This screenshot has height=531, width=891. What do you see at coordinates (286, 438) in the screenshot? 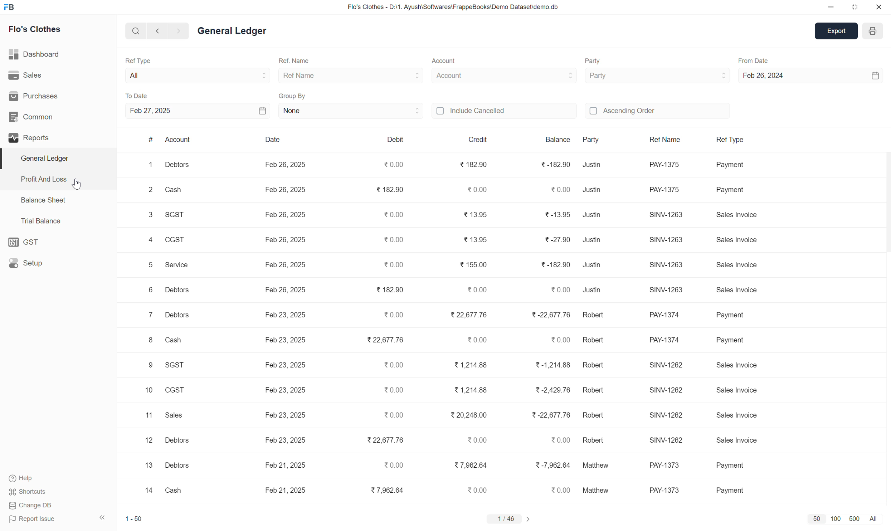
I see `Feb 23, 2025` at bounding box center [286, 438].